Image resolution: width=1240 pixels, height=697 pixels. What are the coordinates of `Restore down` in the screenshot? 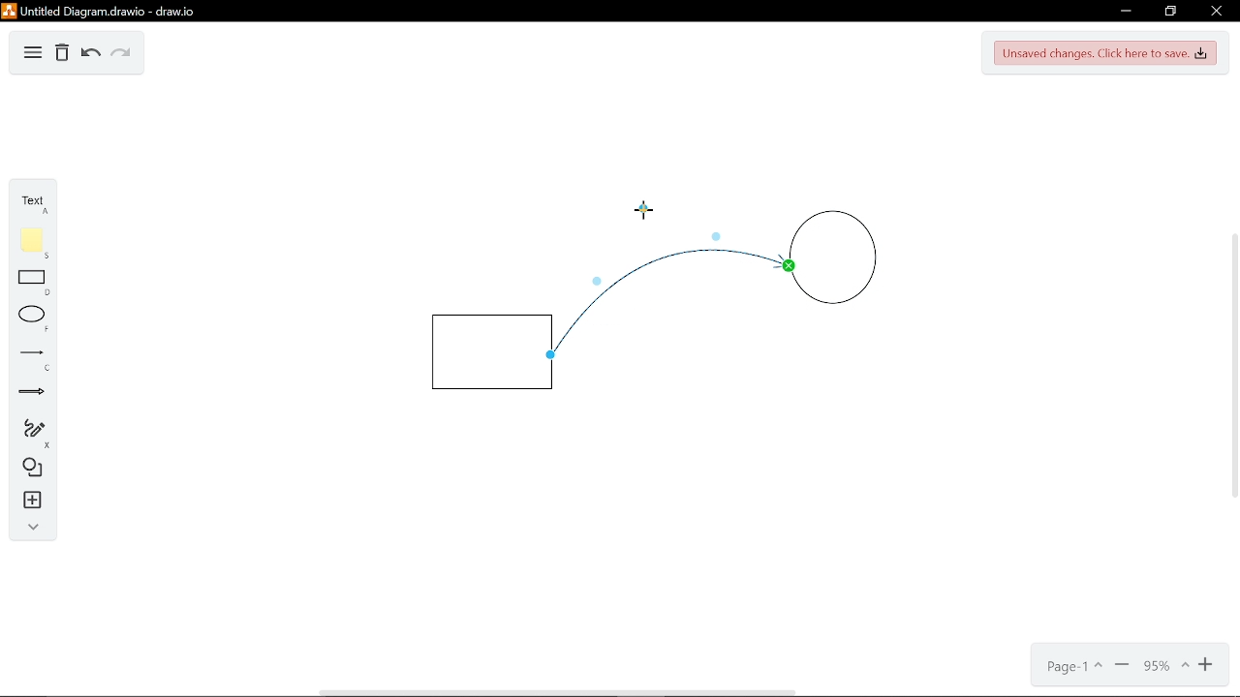 It's located at (1172, 12).